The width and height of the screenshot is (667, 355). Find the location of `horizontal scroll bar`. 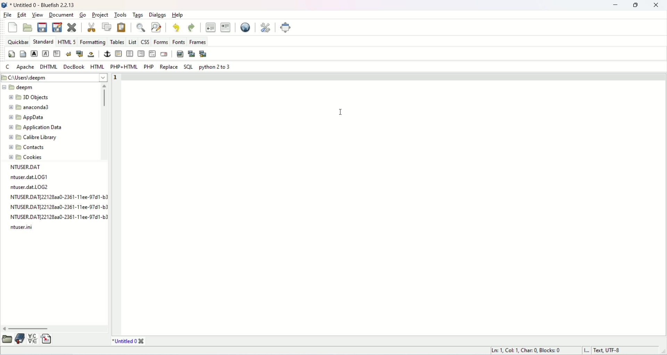

horizontal scroll bar is located at coordinates (56, 329).